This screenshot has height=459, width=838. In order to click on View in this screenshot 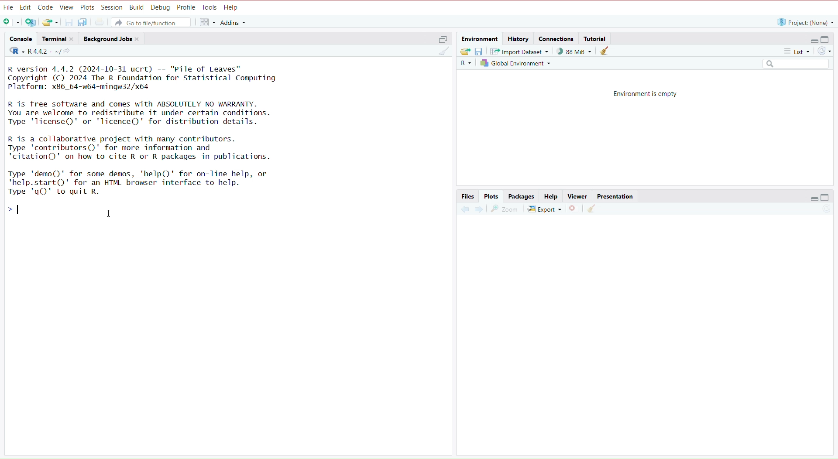, I will do `click(67, 7)`.